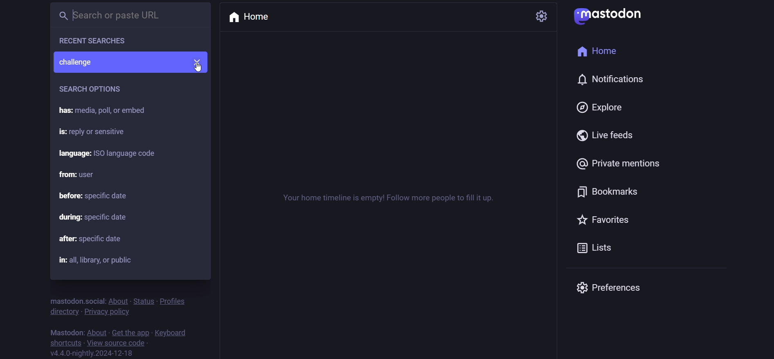 This screenshot has width=774, height=359. What do you see at coordinates (117, 342) in the screenshot?
I see `source code` at bounding box center [117, 342].